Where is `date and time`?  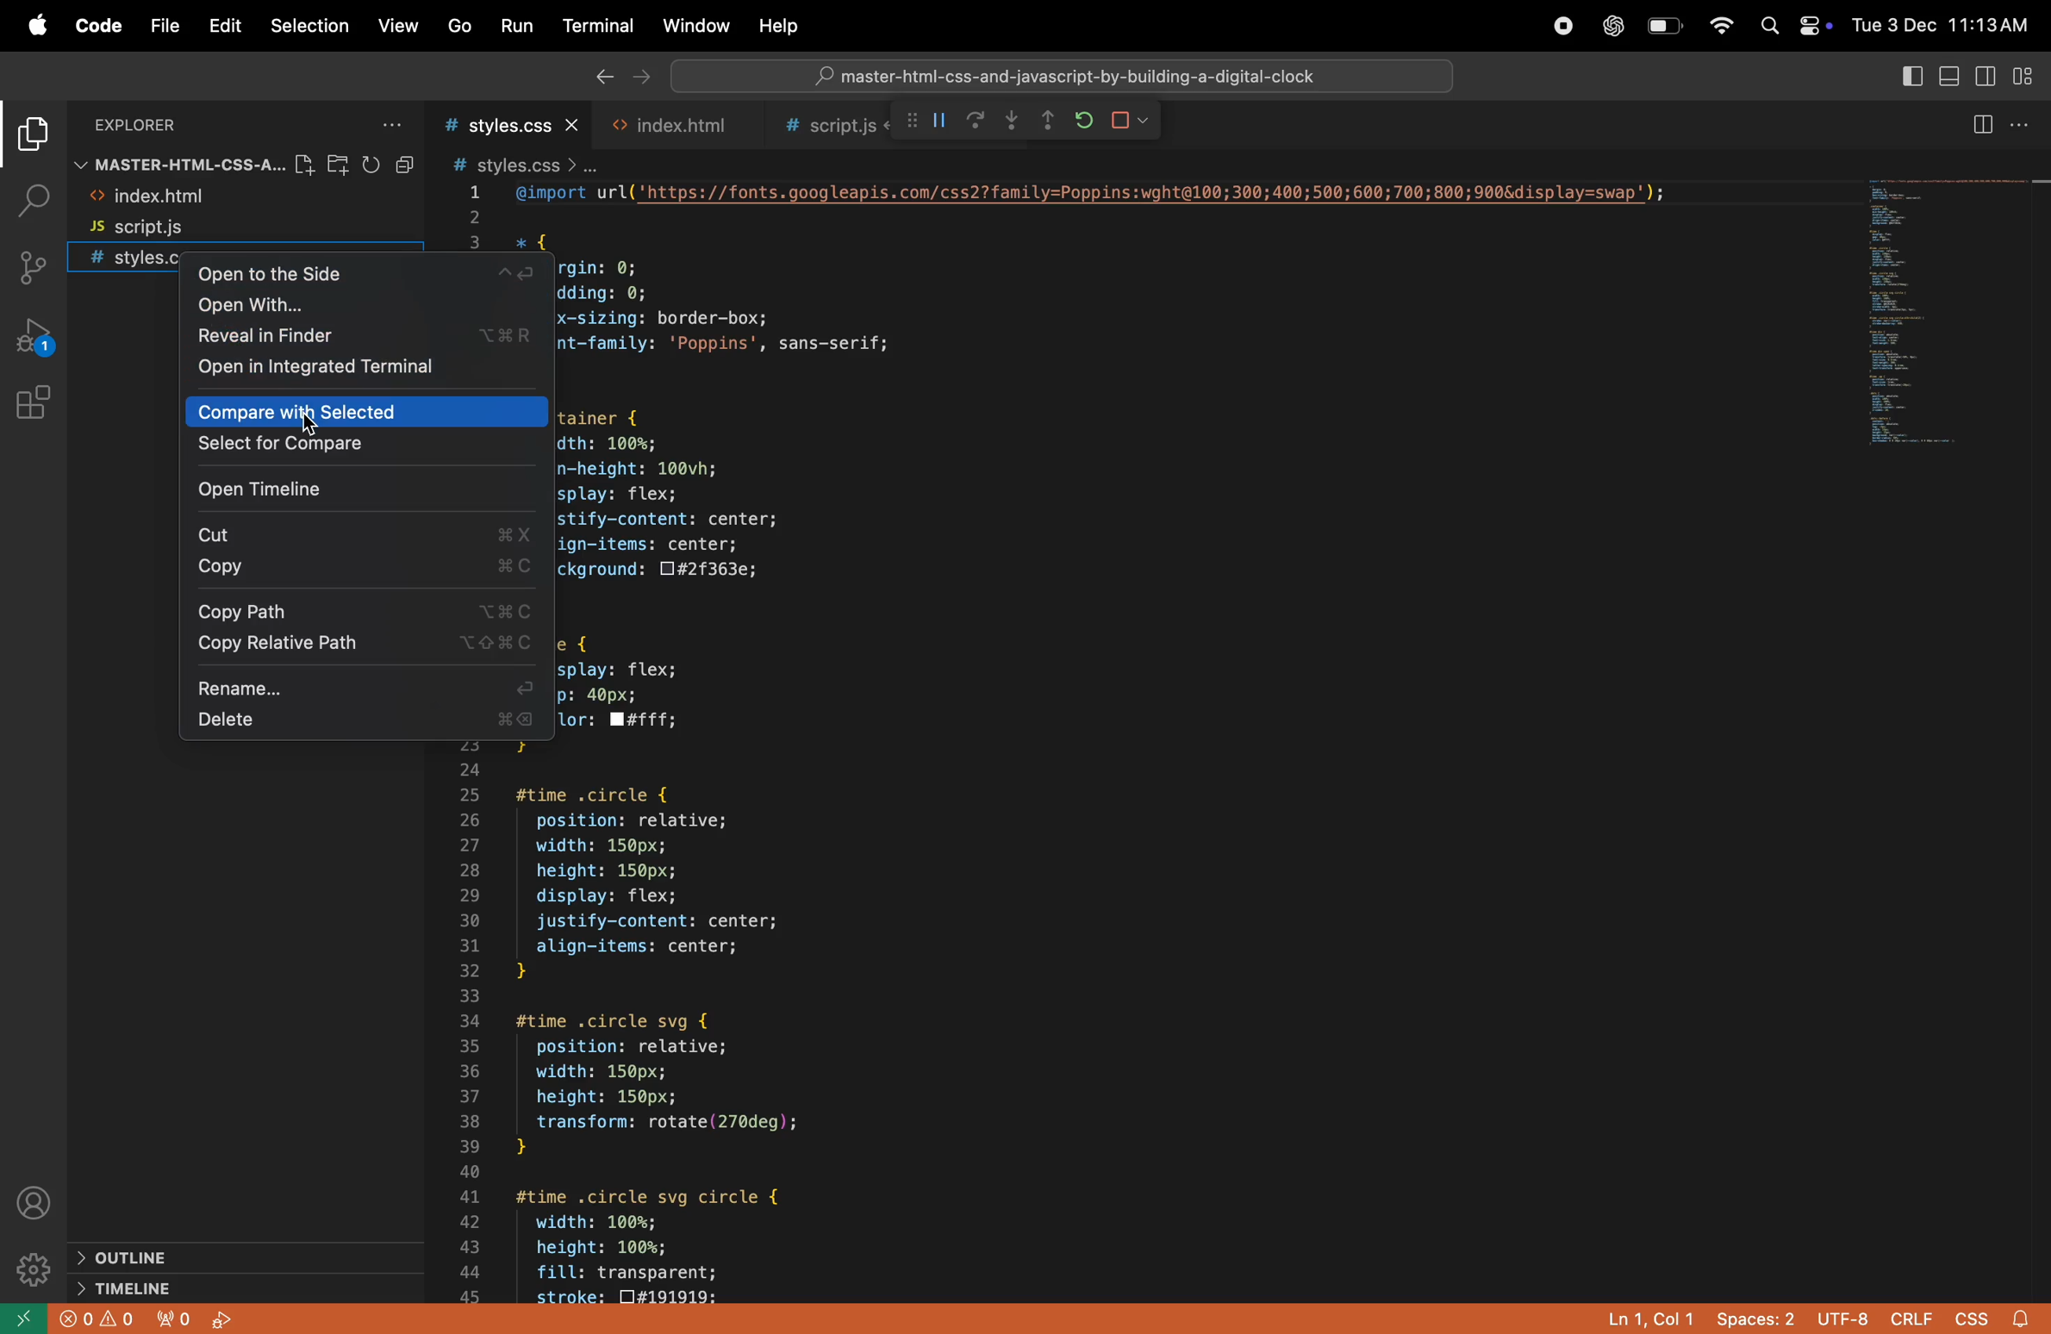
date and time is located at coordinates (1944, 25).